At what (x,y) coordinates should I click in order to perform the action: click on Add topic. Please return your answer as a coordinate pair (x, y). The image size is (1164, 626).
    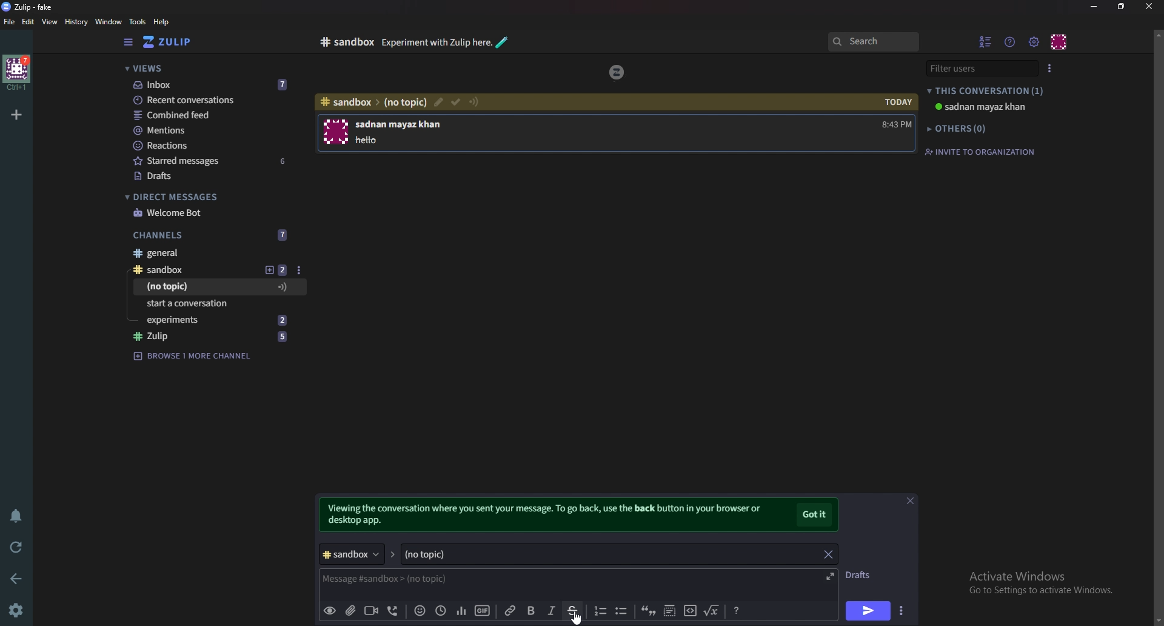
    Looking at the image, I should click on (276, 269).